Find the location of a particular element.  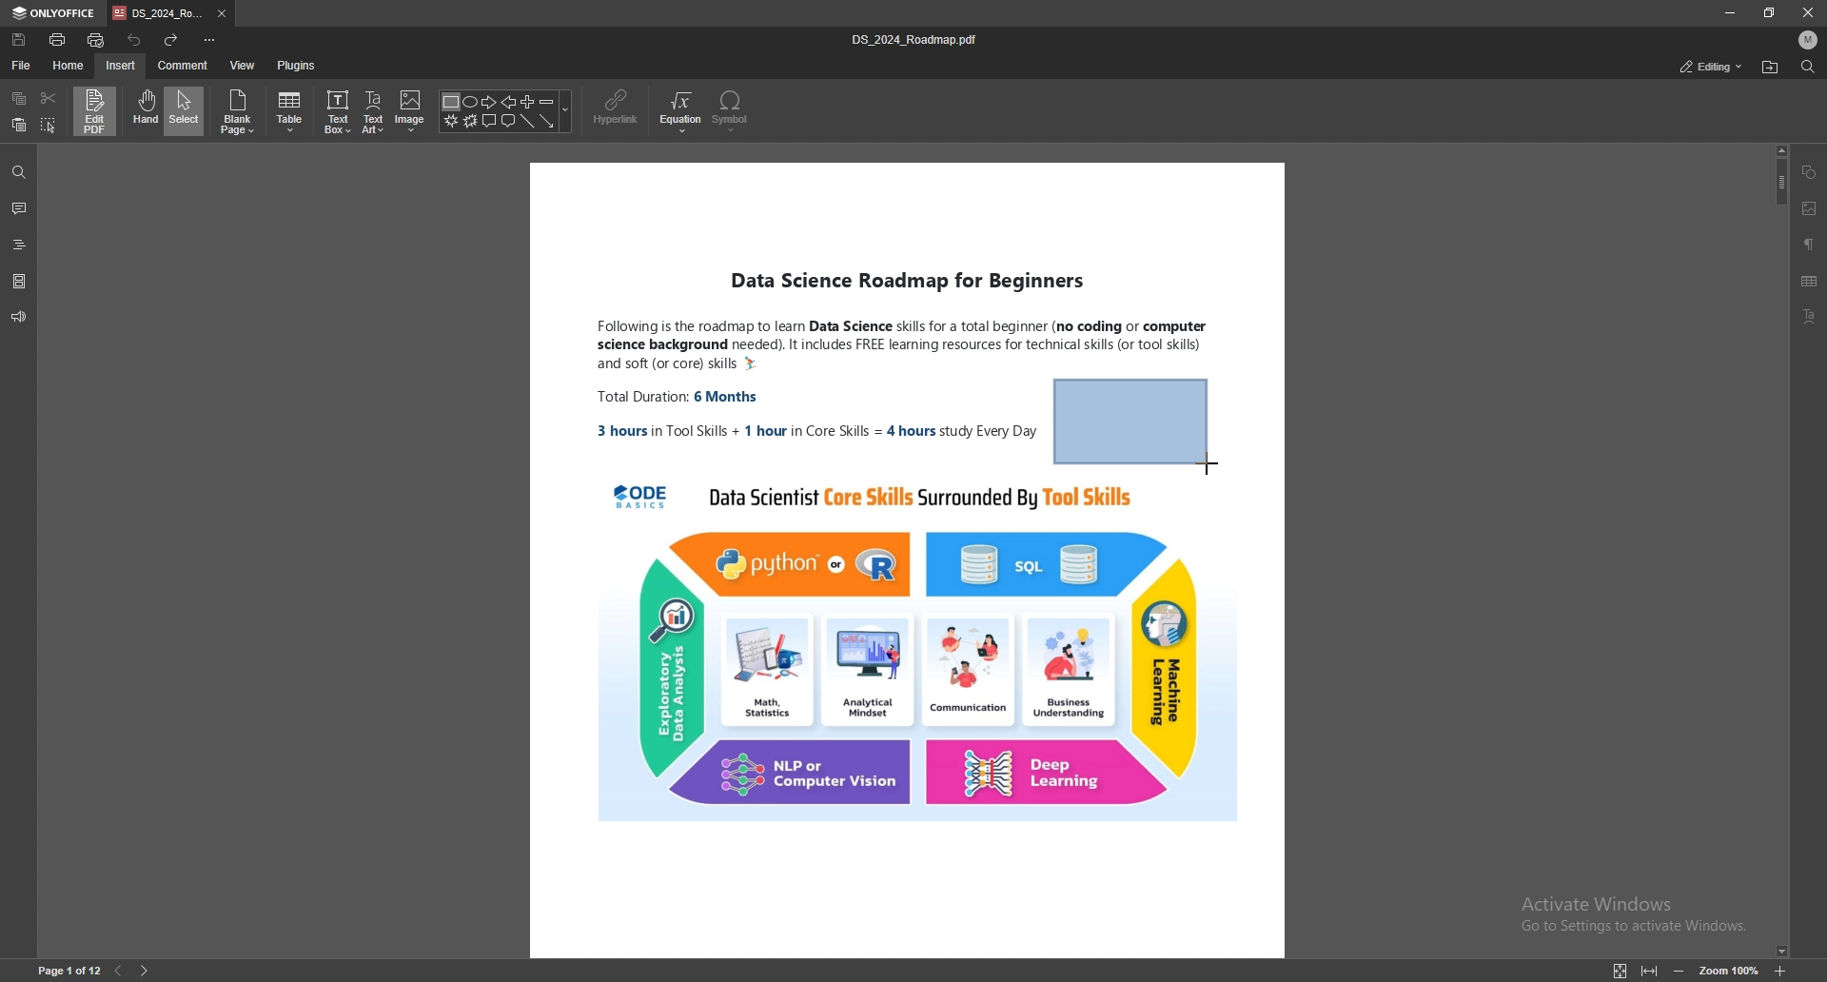

headings is located at coordinates (20, 242).